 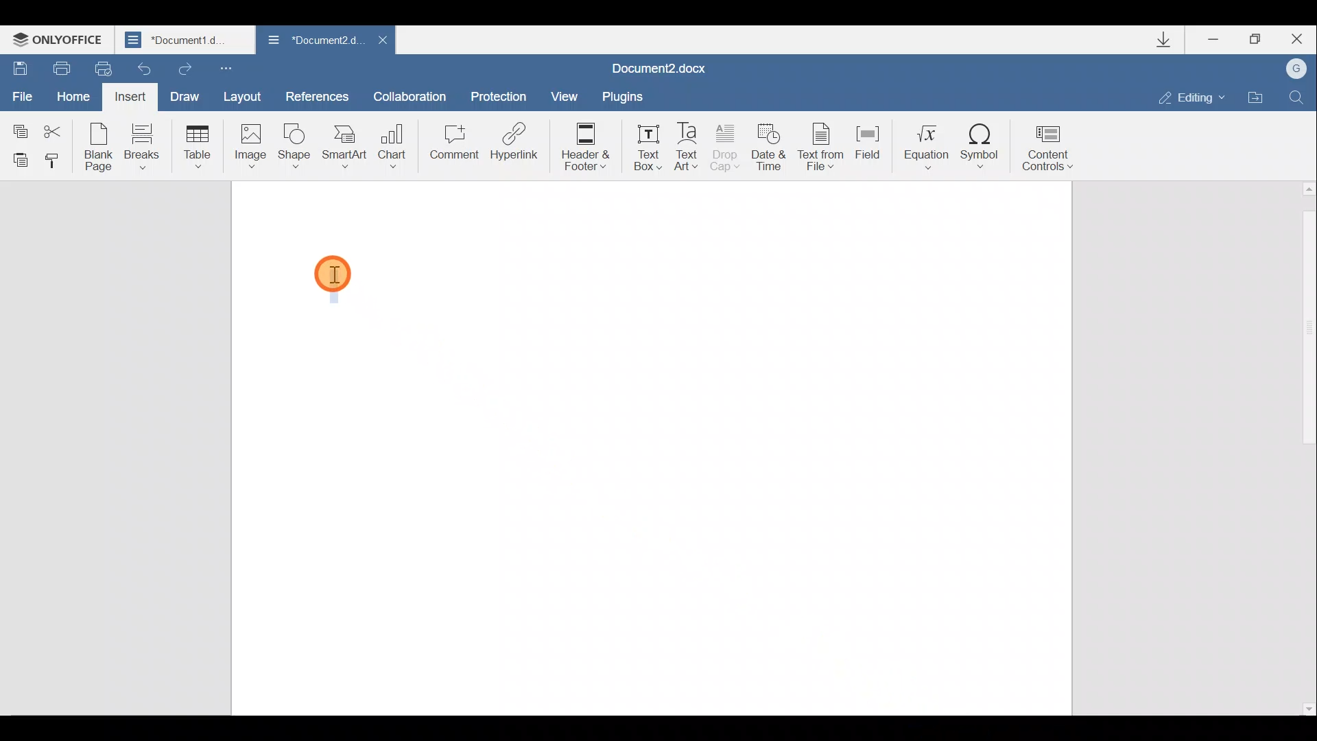 What do you see at coordinates (141, 69) in the screenshot?
I see `Undo` at bounding box center [141, 69].